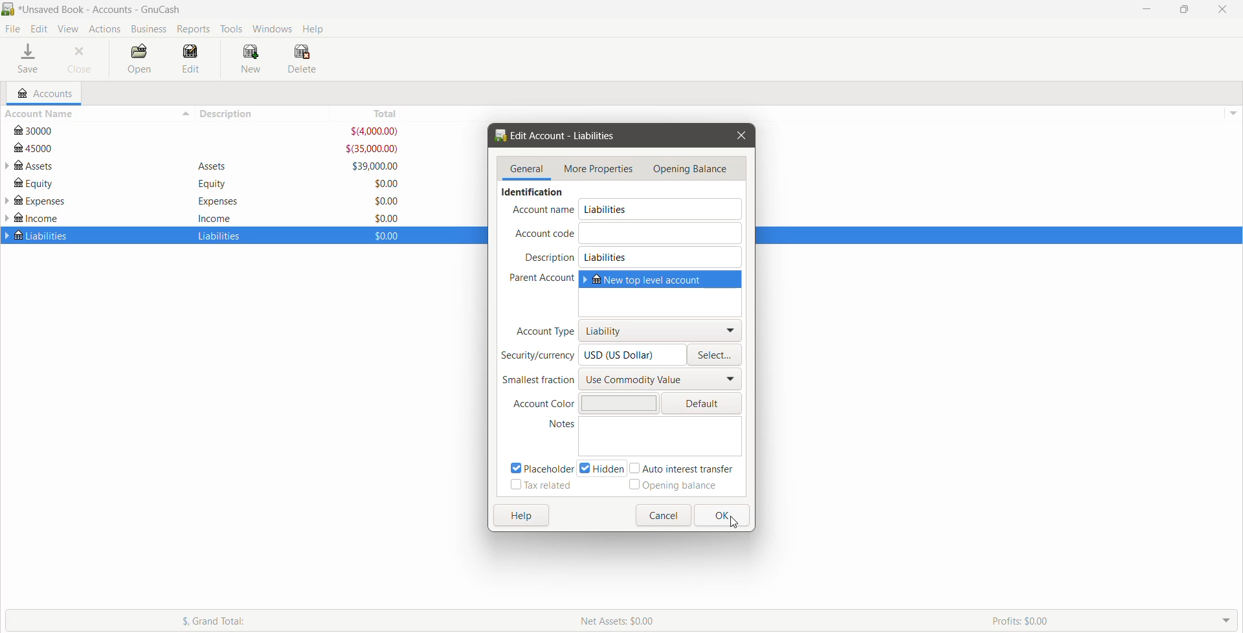 Image resolution: width=1243 pixels, height=633 pixels. What do you see at coordinates (673, 487) in the screenshot?
I see `Opening balance - click to enable/disable` at bounding box center [673, 487].